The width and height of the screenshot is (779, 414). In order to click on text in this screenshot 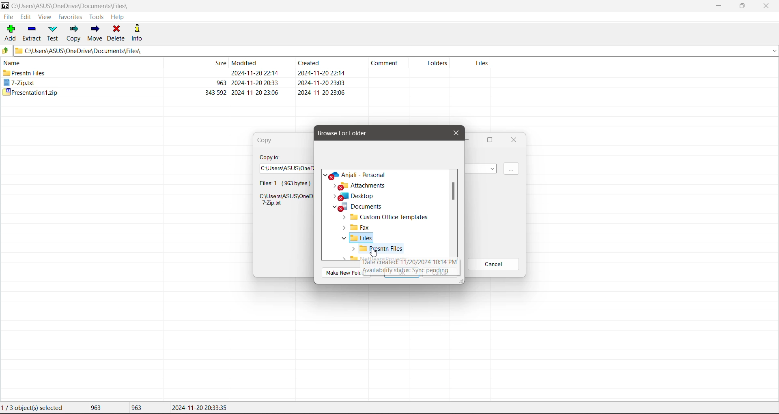, I will do `click(409, 268)`.